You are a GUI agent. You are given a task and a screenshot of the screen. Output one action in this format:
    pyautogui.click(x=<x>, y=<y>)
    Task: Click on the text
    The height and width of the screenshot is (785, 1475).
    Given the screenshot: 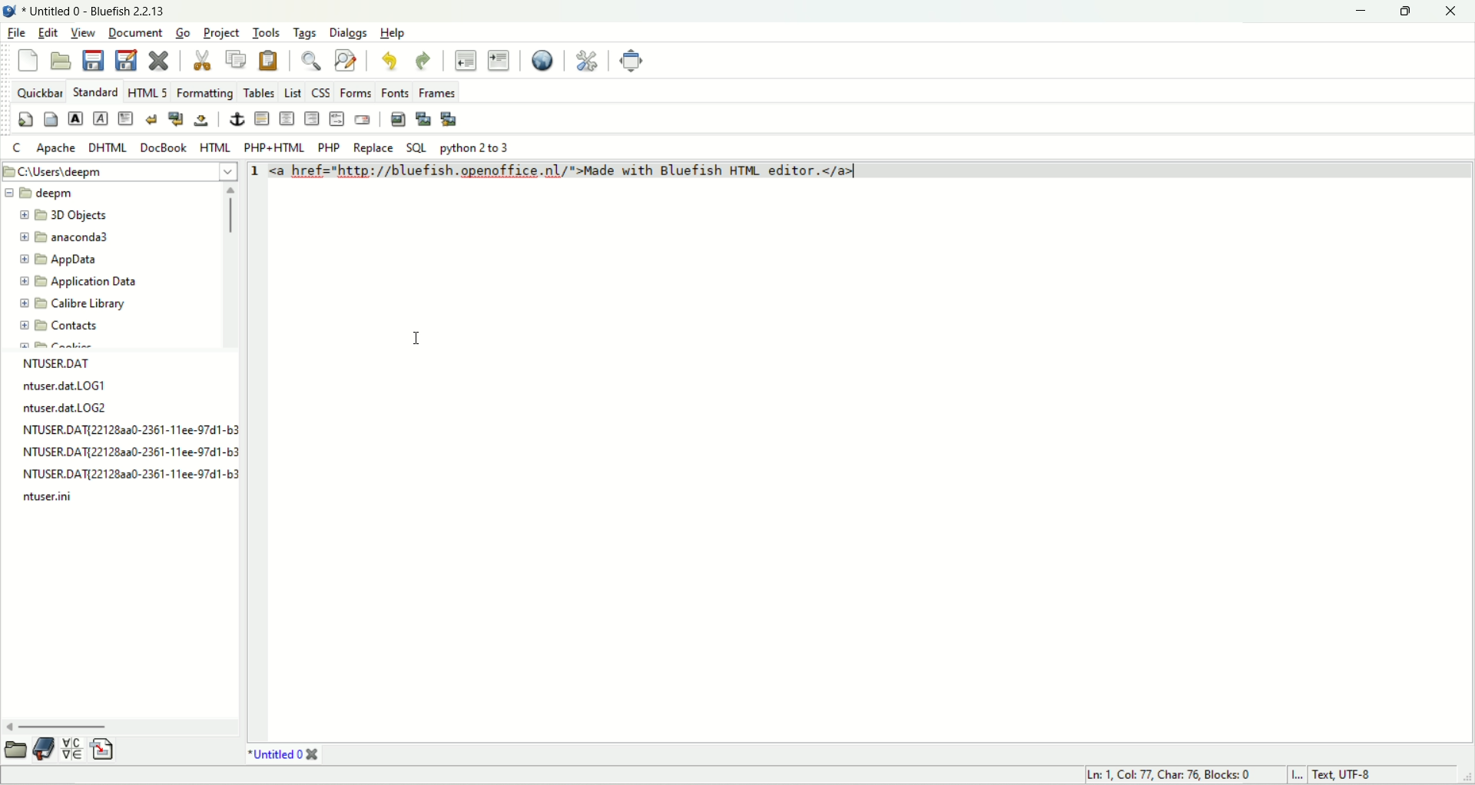 What is the action you would take?
    pyautogui.click(x=128, y=430)
    